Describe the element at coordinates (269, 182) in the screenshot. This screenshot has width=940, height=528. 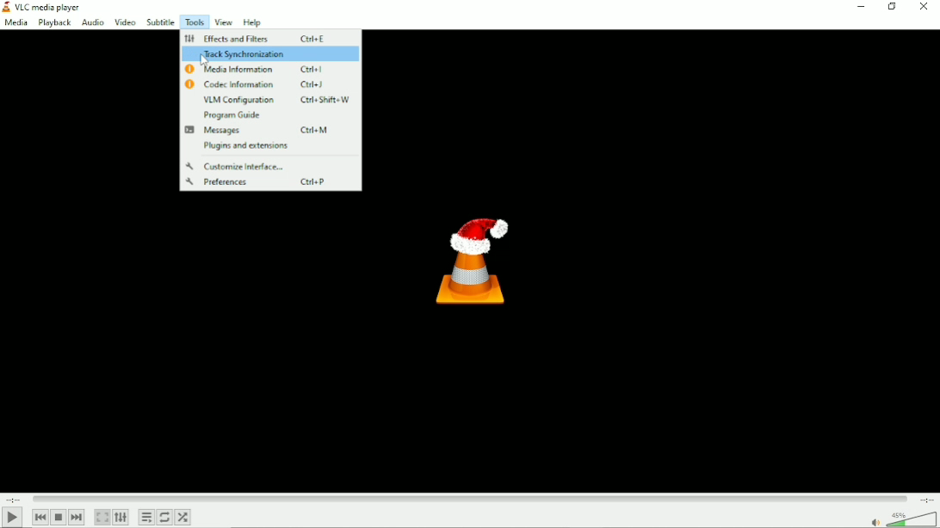
I see `Preferences` at that location.